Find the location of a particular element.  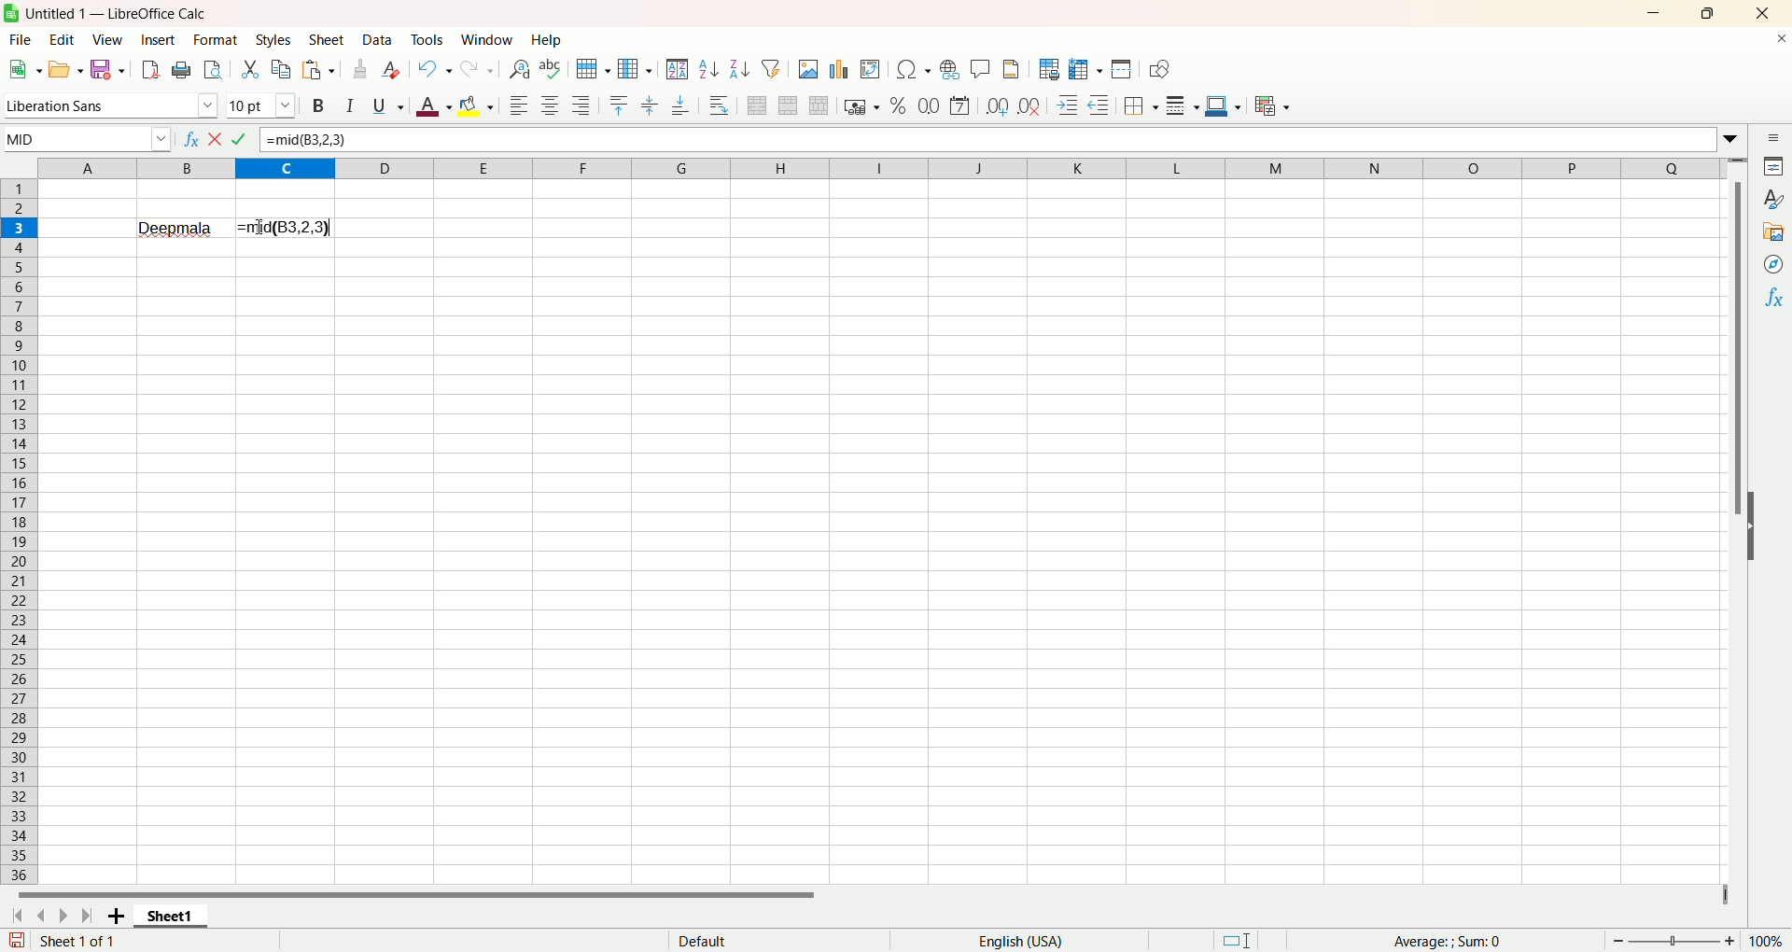

Insert comment is located at coordinates (981, 66).